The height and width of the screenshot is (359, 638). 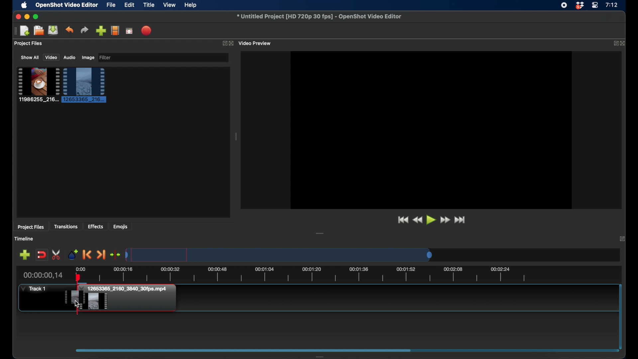 I want to click on jump to start, so click(x=403, y=220).